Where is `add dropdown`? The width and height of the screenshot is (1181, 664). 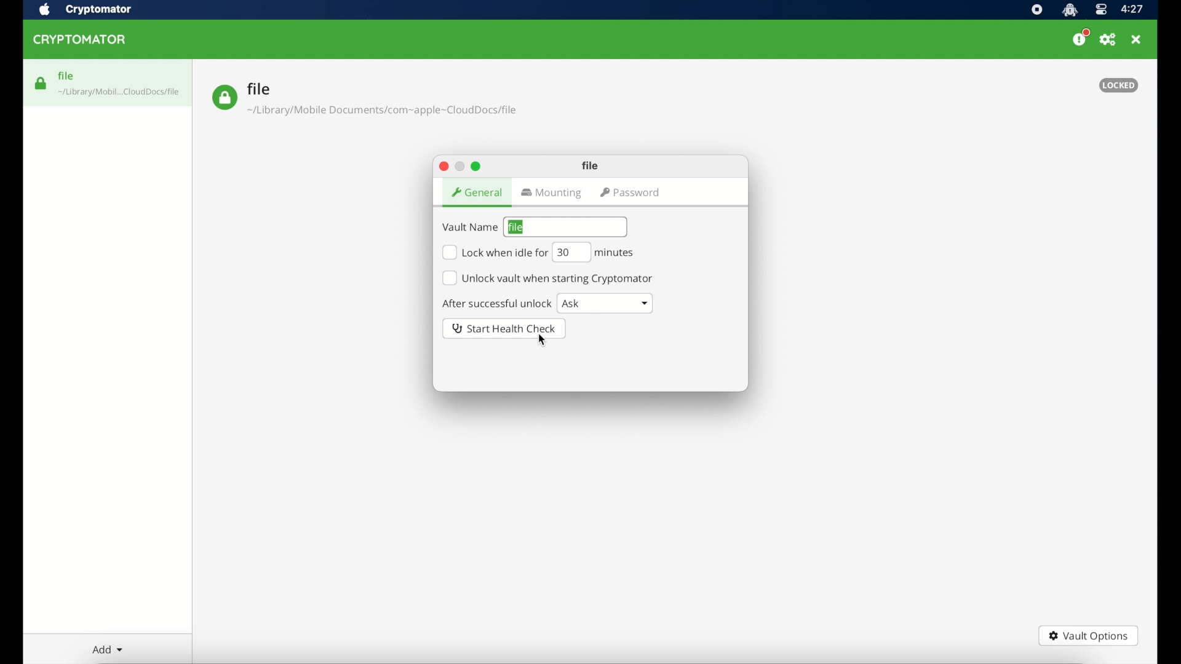
add dropdown is located at coordinates (106, 649).